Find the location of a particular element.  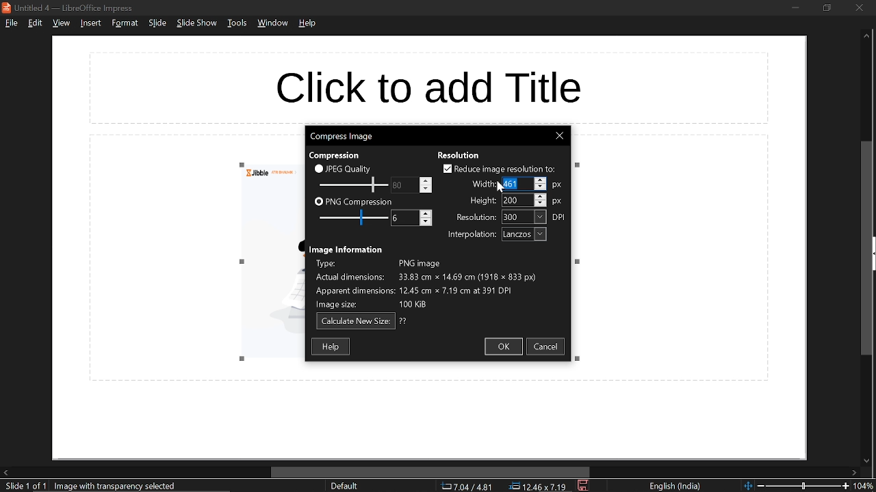

dpi is located at coordinates (561, 217).